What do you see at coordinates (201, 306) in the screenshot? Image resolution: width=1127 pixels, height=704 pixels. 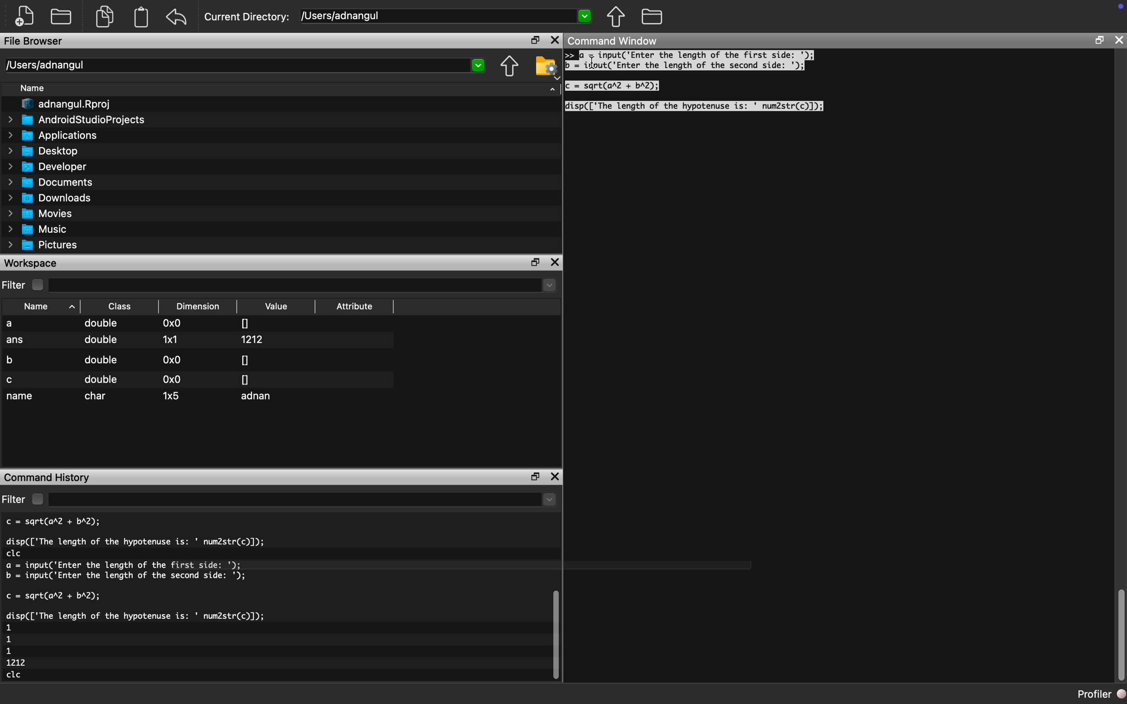 I see `Dimension` at bounding box center [201, 306].